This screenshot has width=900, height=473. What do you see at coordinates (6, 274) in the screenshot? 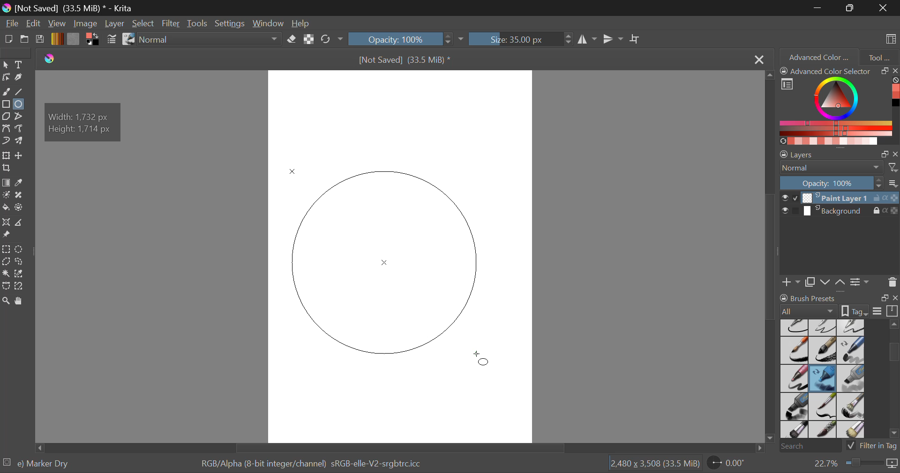
I see `Continuous Selection` at bounding box center [6, 274].